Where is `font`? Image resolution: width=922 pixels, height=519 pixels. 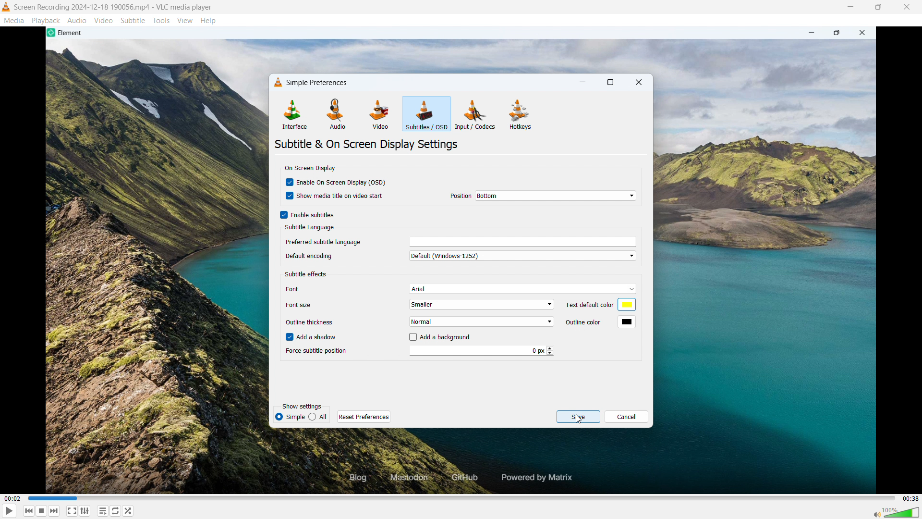
font is located at coordinates (302, 287).